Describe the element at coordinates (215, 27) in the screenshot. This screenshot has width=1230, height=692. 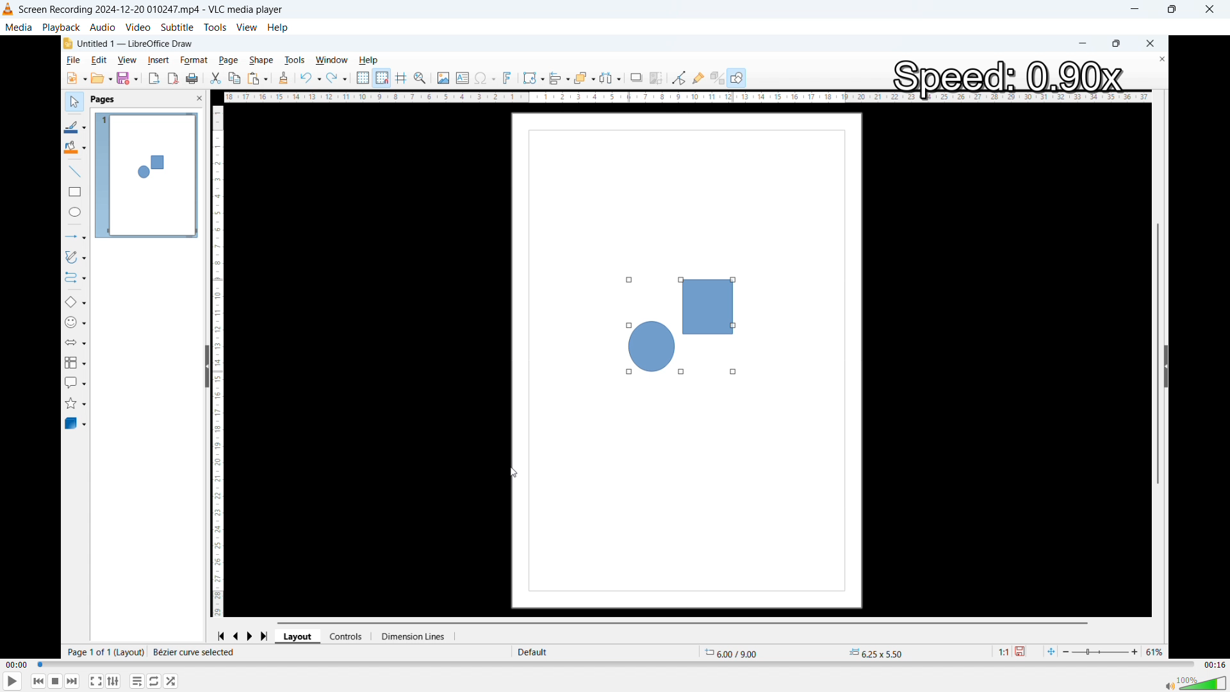
I see `Tools ` at that location.